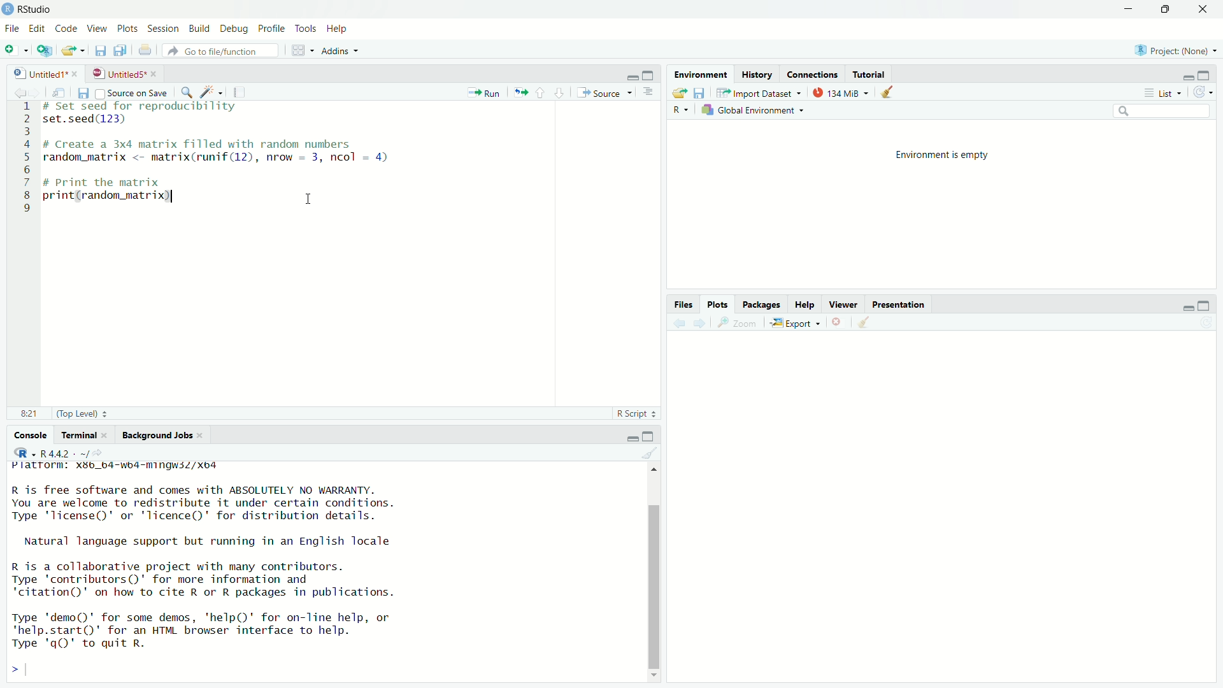 This screenshot has width=1223, height=688. Describe the element at coordinates (30, 433) in the screenshot. I see `Console` at that location.